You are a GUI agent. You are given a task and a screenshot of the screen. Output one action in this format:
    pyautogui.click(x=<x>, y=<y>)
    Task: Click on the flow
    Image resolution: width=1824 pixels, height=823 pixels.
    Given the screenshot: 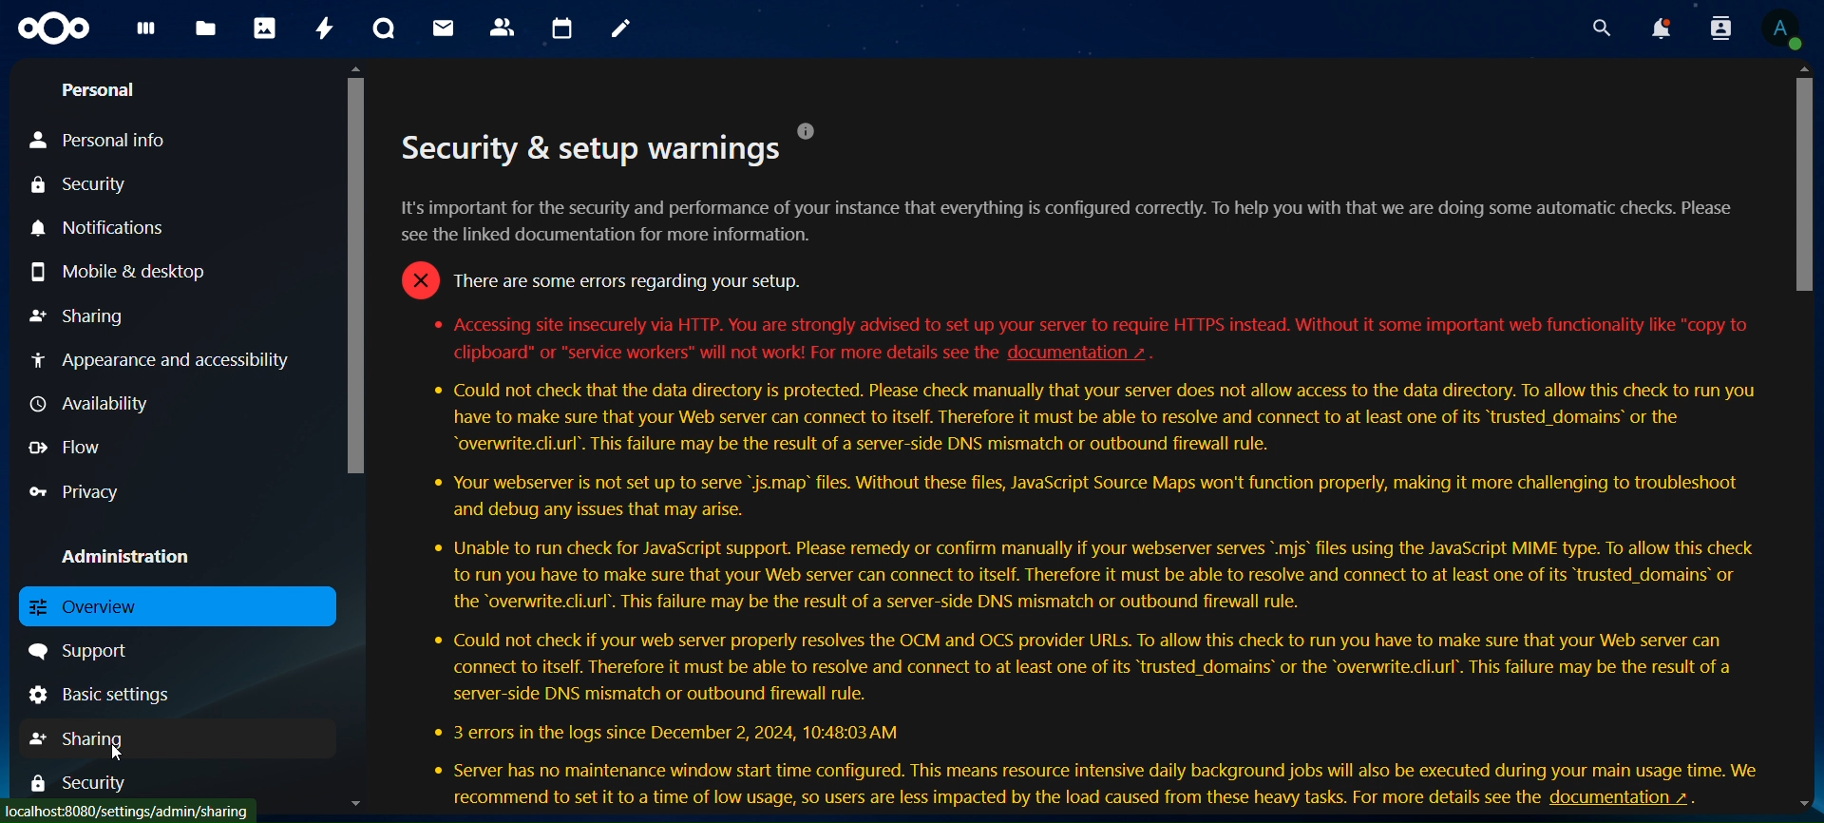 What is the action you would take?
    pyautogui.click(x=71, y=446)
    